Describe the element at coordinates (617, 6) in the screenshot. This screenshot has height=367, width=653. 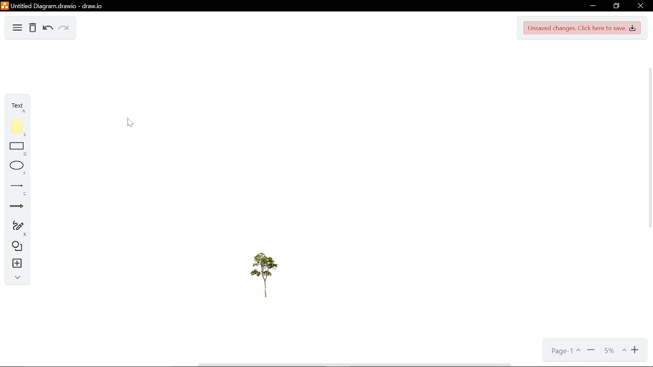
I see `restore down` at that location.